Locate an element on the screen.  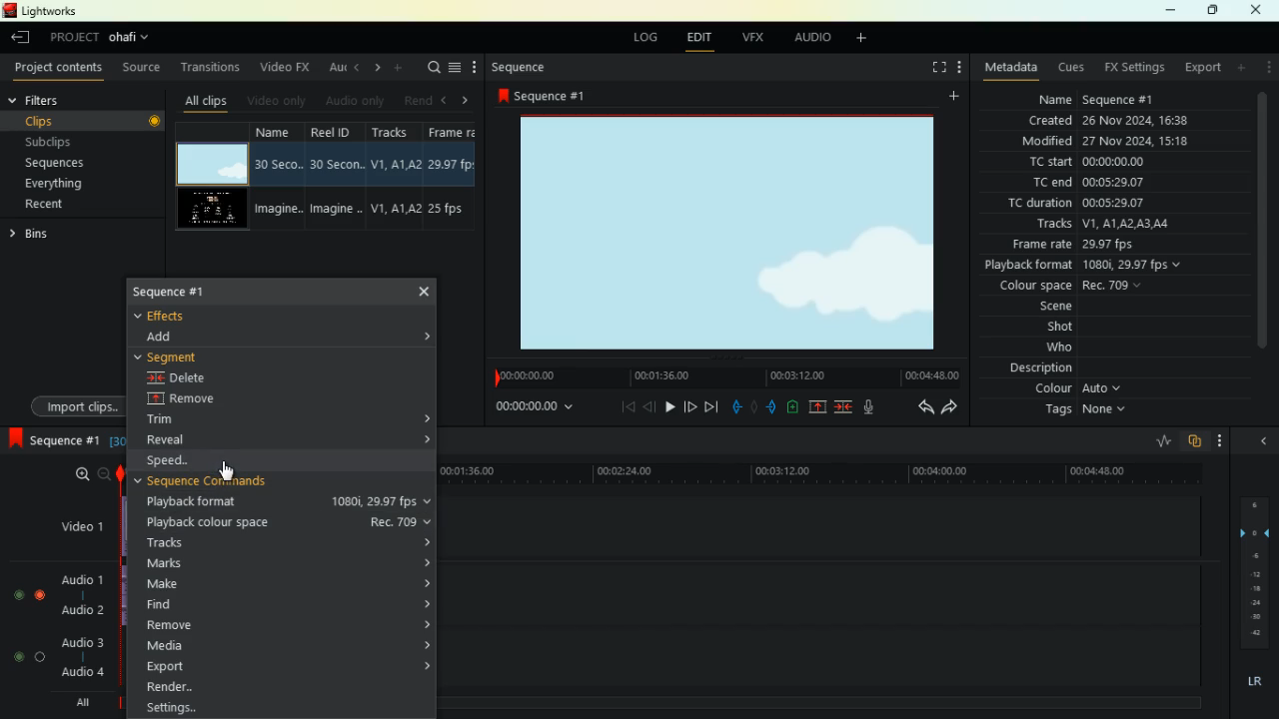
rend is located at coordinates (416, 100).